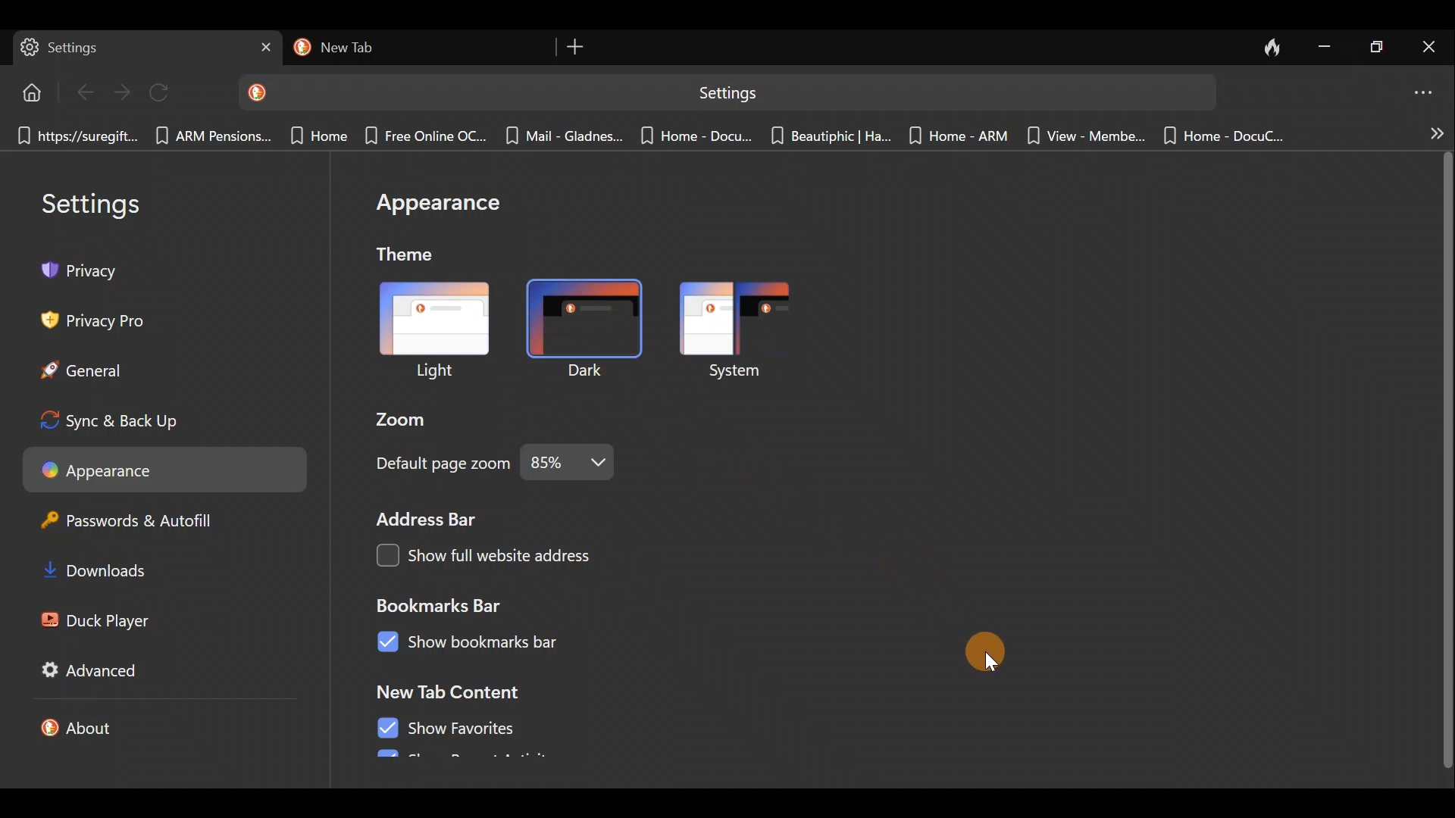  I want to click on Bookmark 9, so click(1084, 139).